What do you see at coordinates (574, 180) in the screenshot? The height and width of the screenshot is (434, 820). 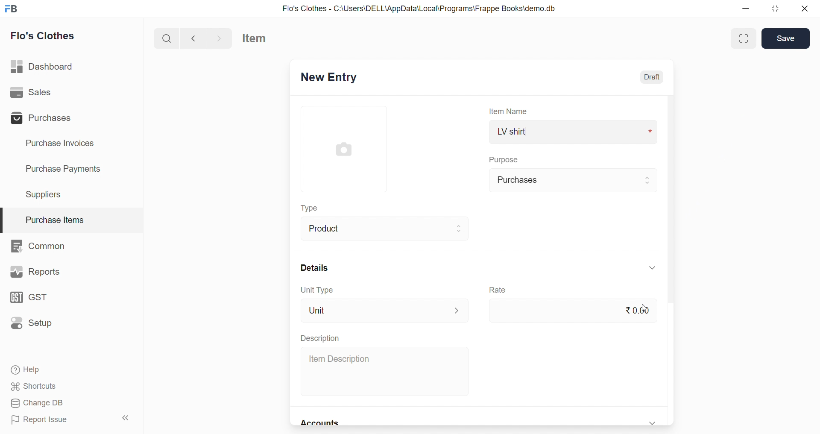 I see `Purchases` at bounding box center [574, 180].